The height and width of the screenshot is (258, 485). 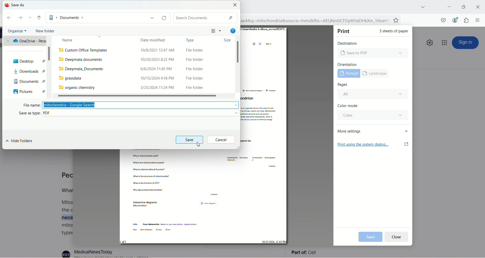 I want to click on size, so click(x=227, y=39).